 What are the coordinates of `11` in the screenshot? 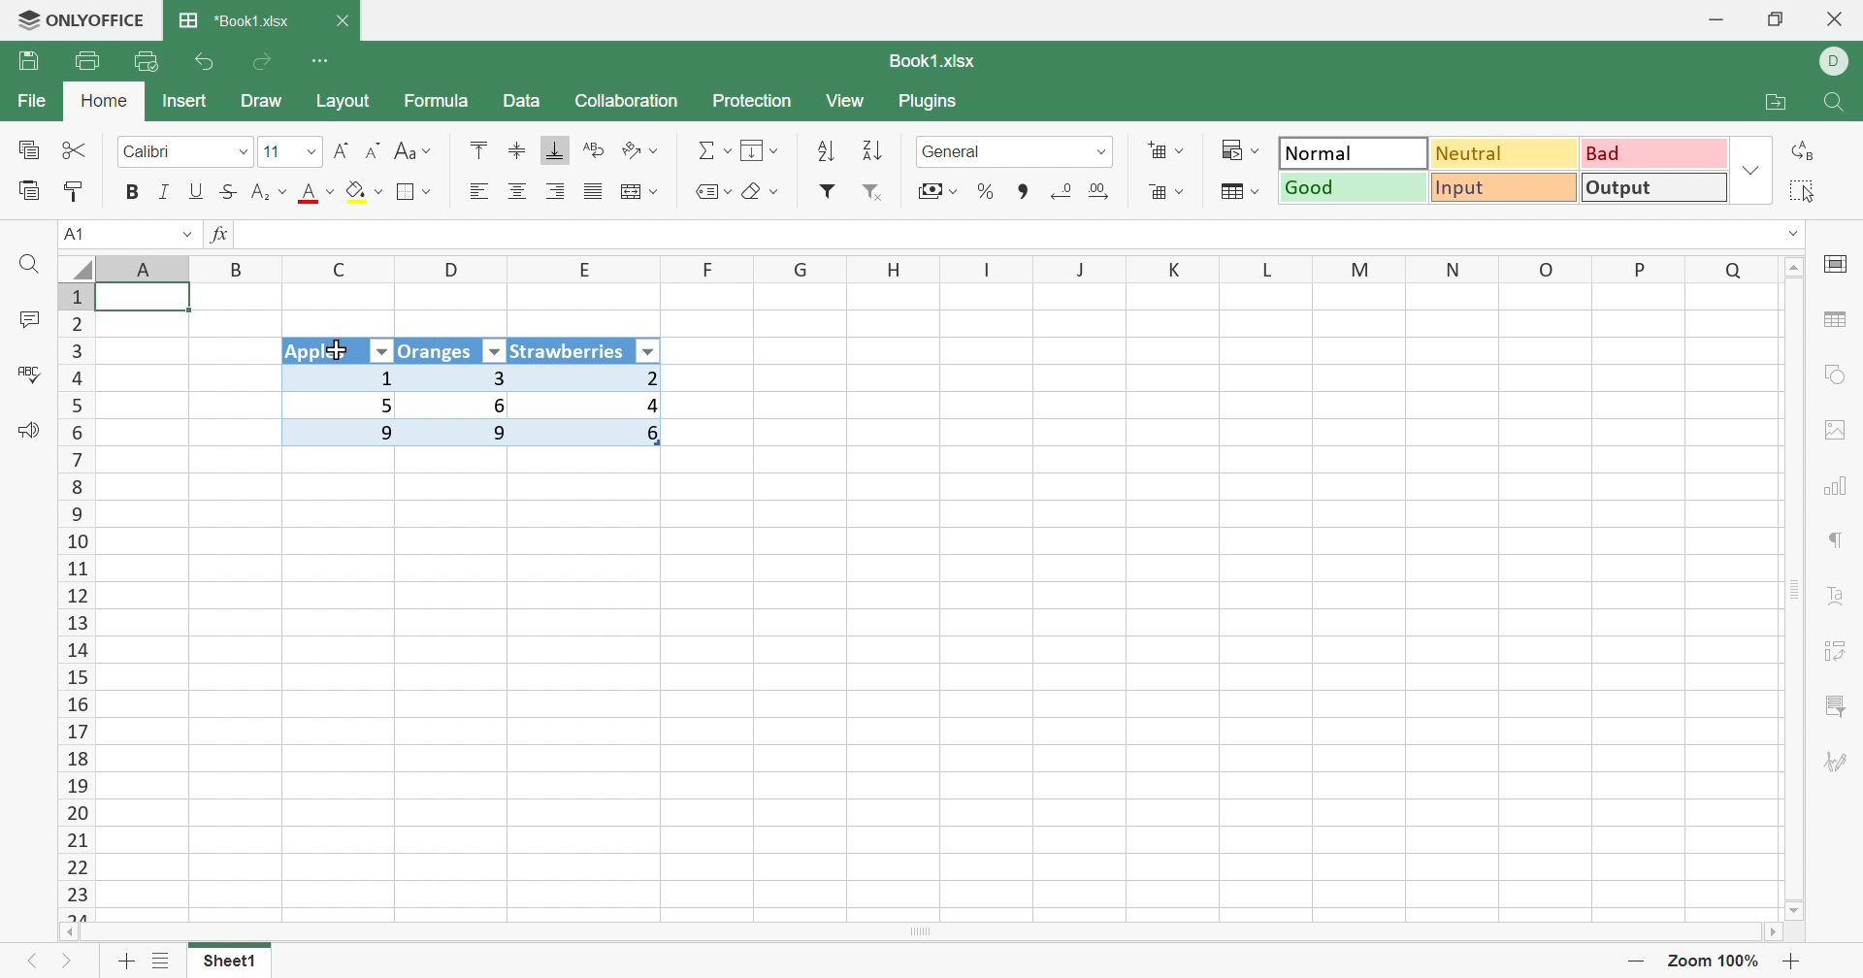 It's located at (271, 151).